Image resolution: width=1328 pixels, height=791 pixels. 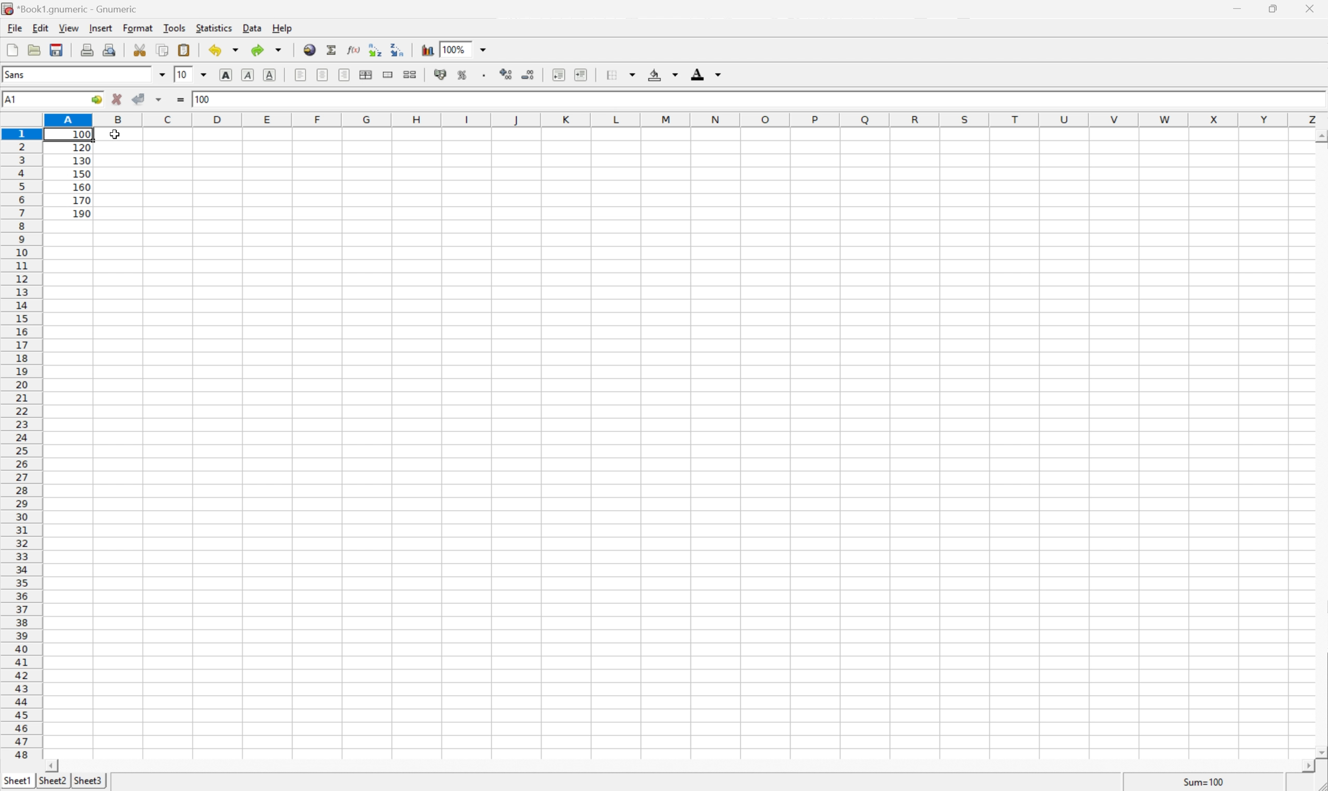 What do you see at coordinates (1319, 135) in the screenshot?
I see `Scroll Up` at bounding box center [1319, 135].